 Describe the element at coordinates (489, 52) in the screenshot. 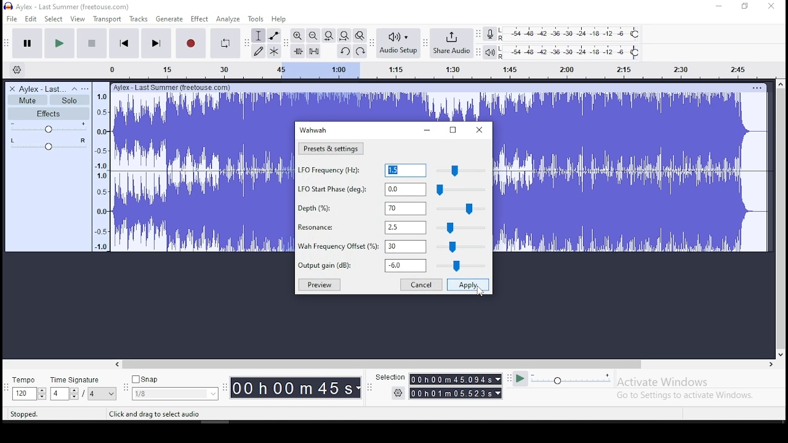

I see `playback meter` at that location.